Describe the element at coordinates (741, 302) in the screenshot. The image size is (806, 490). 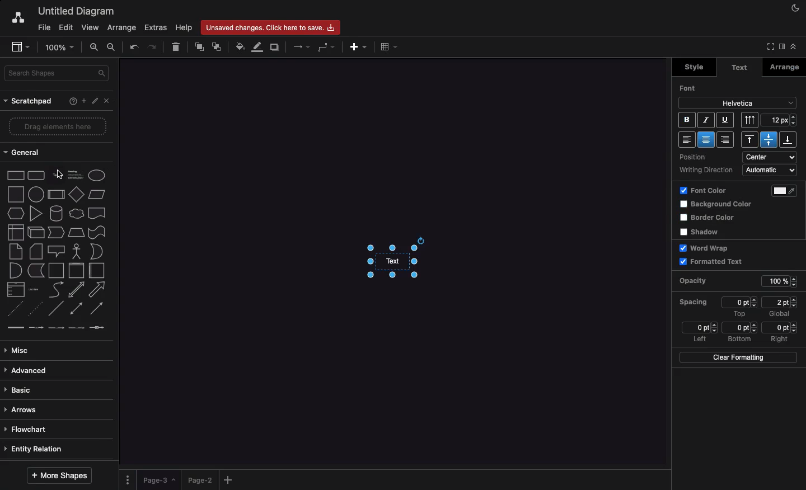
I see `0 pt` at that location.